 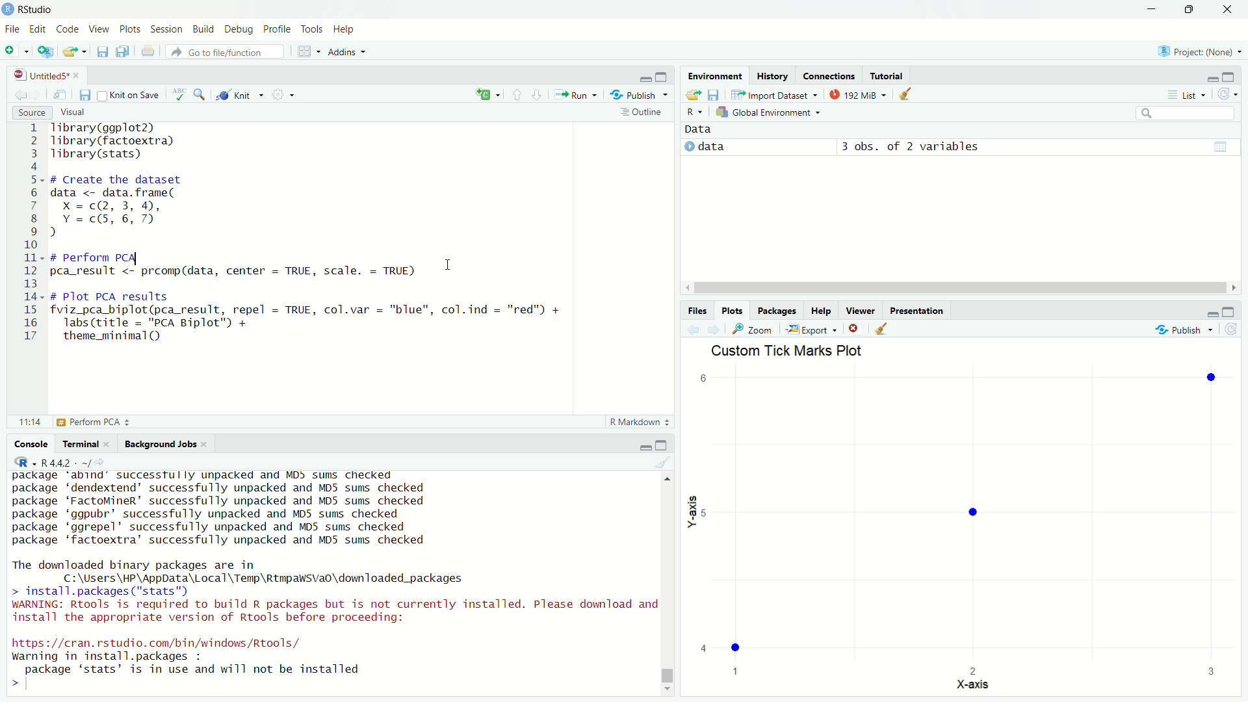 What do you see at coordinates (1211, 311) in the screenshot?
I see `minimize` at bounding box center [1211, 311].